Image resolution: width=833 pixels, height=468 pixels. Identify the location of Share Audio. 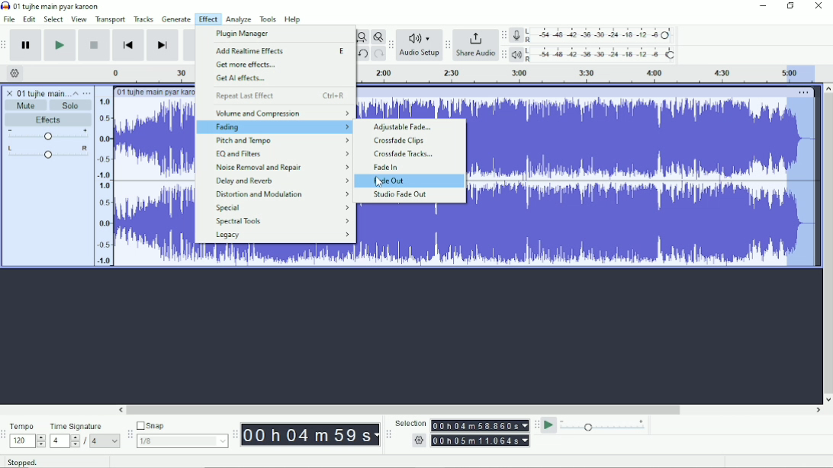
(476, 44).